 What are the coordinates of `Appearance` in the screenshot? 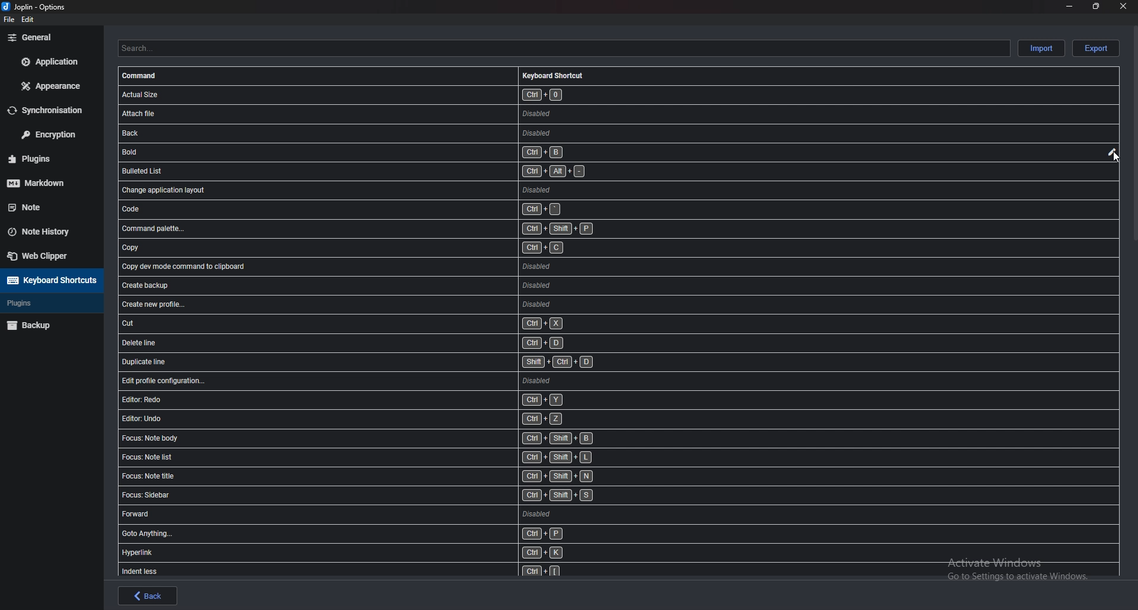 It's located at (49, 86).